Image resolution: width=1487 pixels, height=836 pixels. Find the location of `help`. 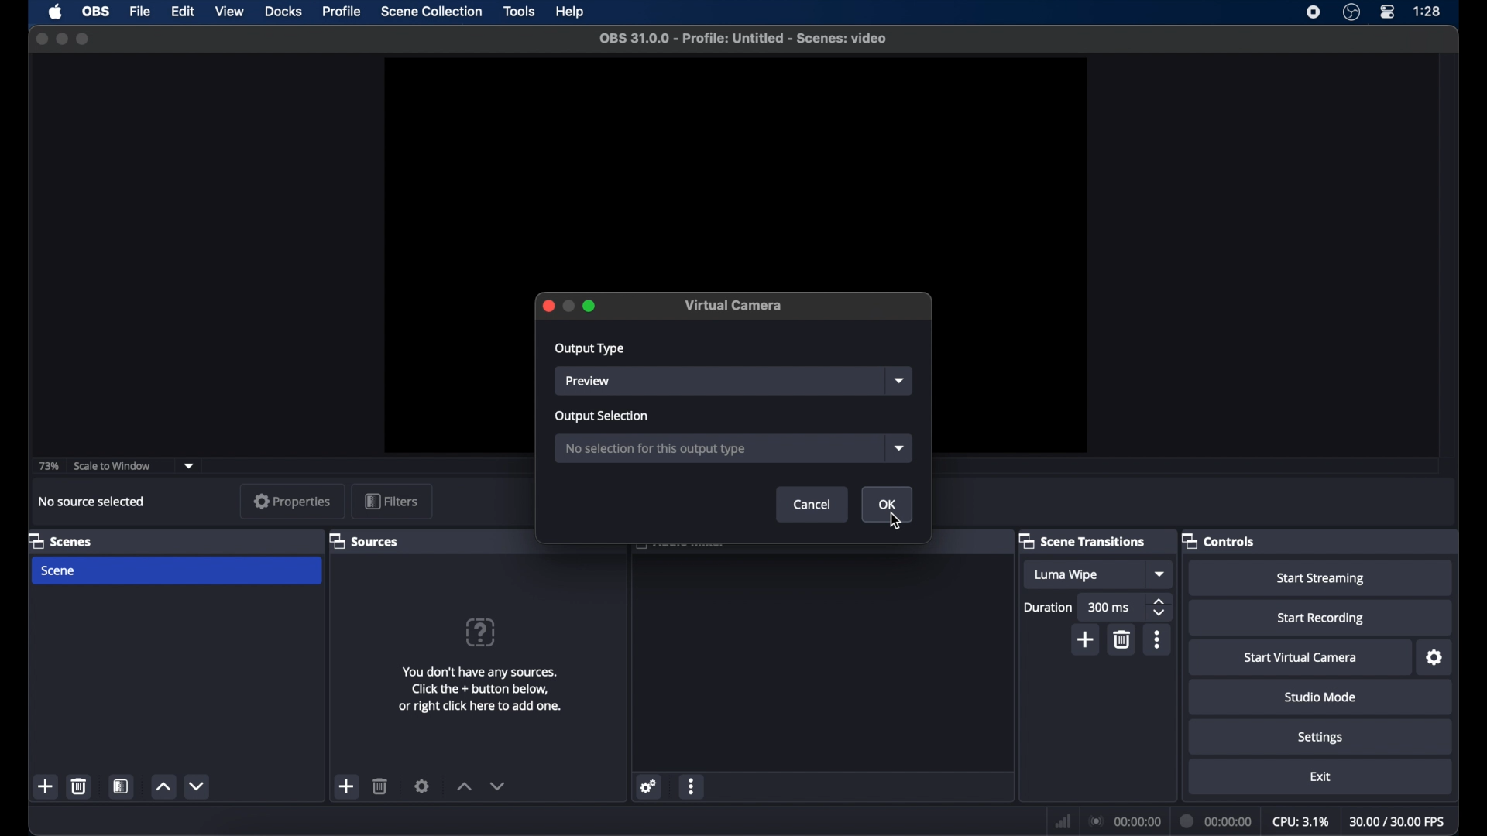

help is located at coordinates (572, 12).